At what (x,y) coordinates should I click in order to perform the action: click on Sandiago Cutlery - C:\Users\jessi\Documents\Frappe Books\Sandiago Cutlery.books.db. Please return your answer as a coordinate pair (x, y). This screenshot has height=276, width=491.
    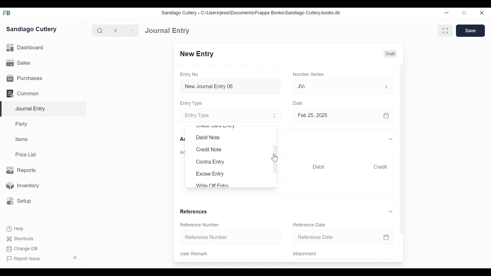
    Looking at the image, I should click on (251, 13).